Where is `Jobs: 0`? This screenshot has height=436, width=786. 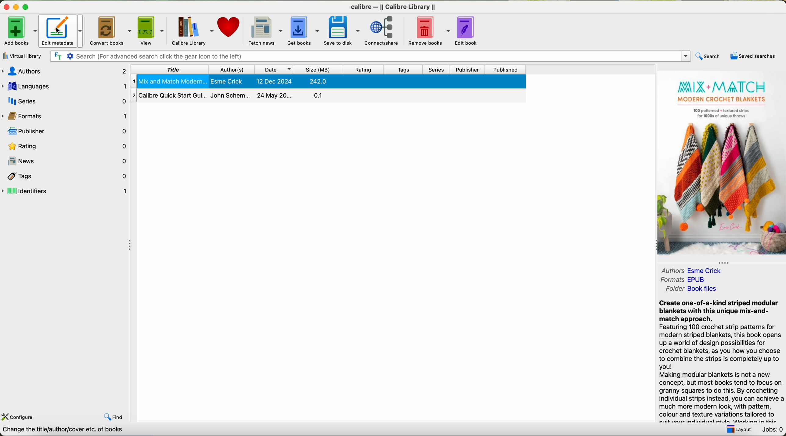
Jobs: 0 is located at coordinates (772, 430).